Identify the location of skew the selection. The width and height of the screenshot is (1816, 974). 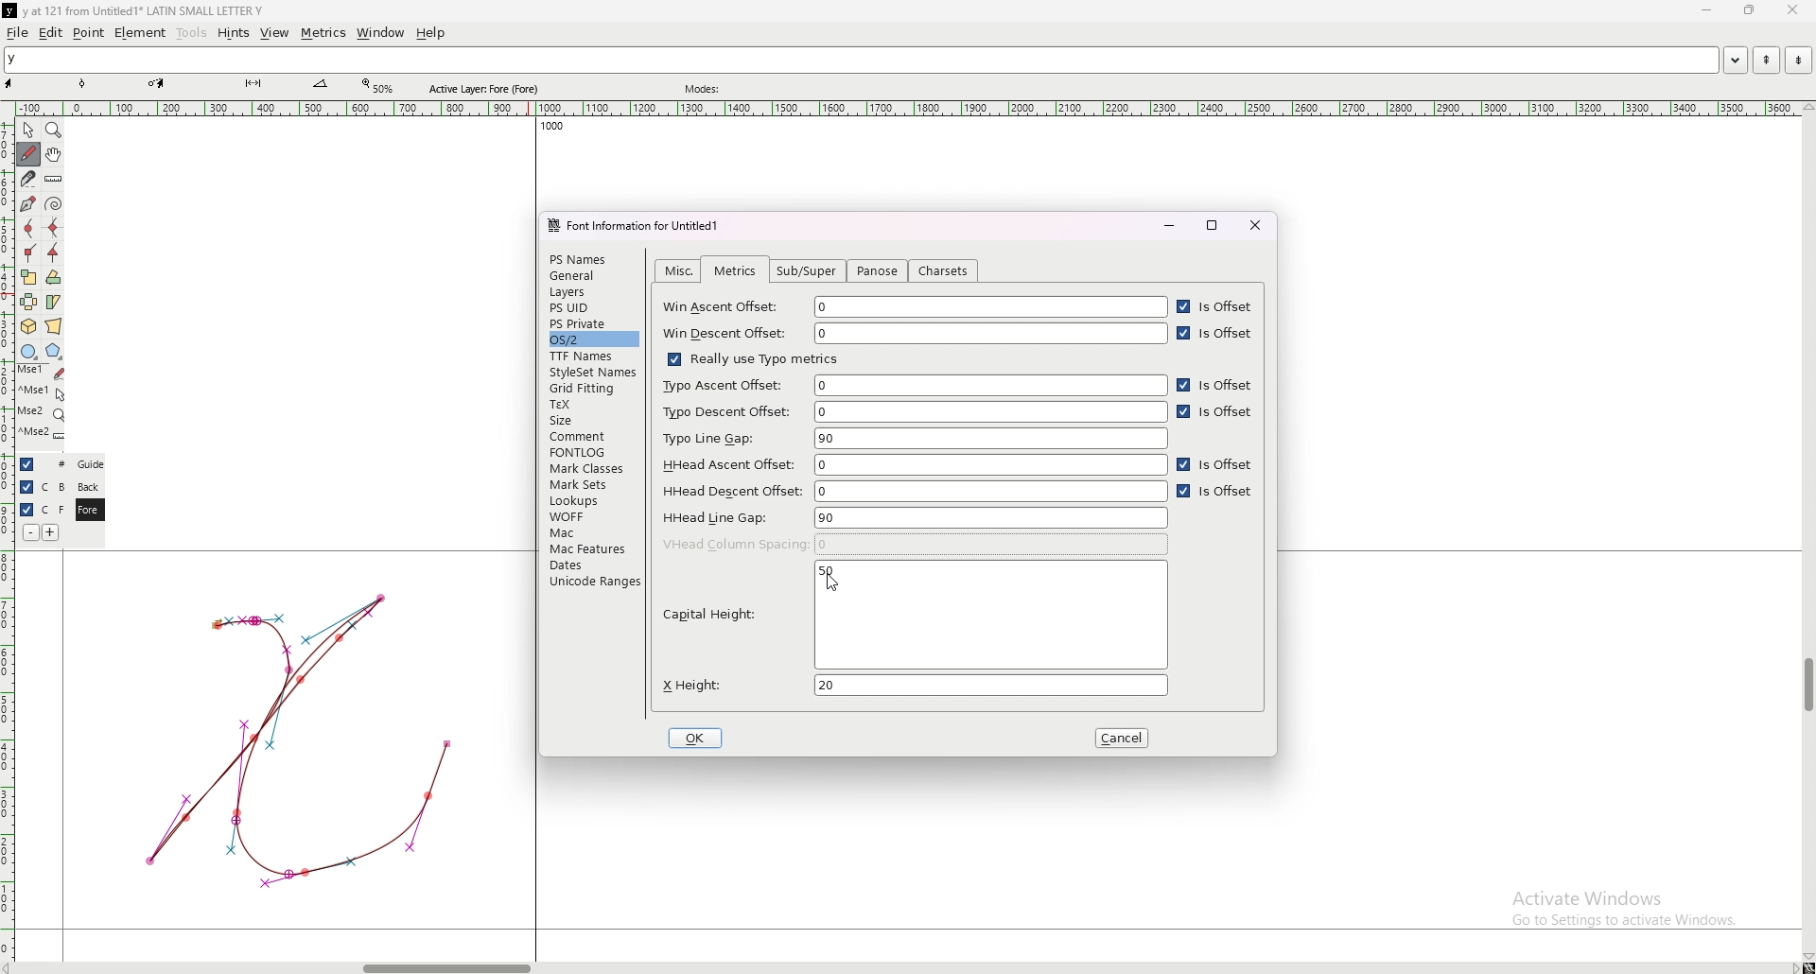
(53, 301).